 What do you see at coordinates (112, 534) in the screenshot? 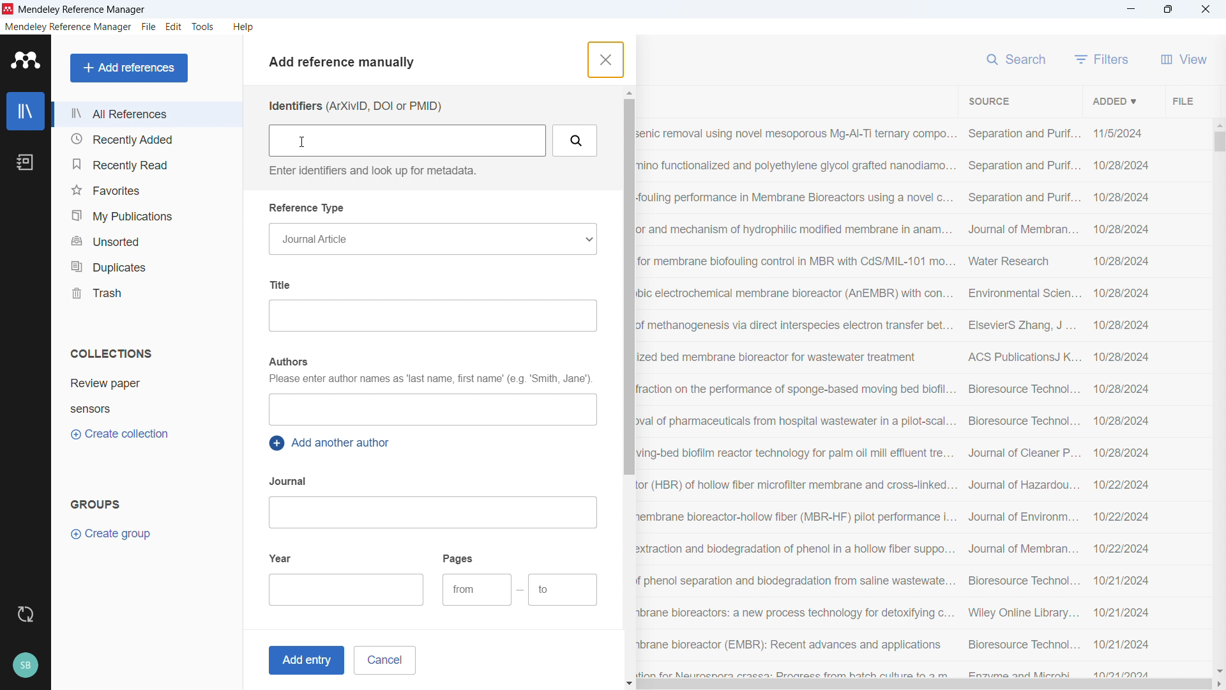
I see `Create group ` at bounding box center [112, 534].